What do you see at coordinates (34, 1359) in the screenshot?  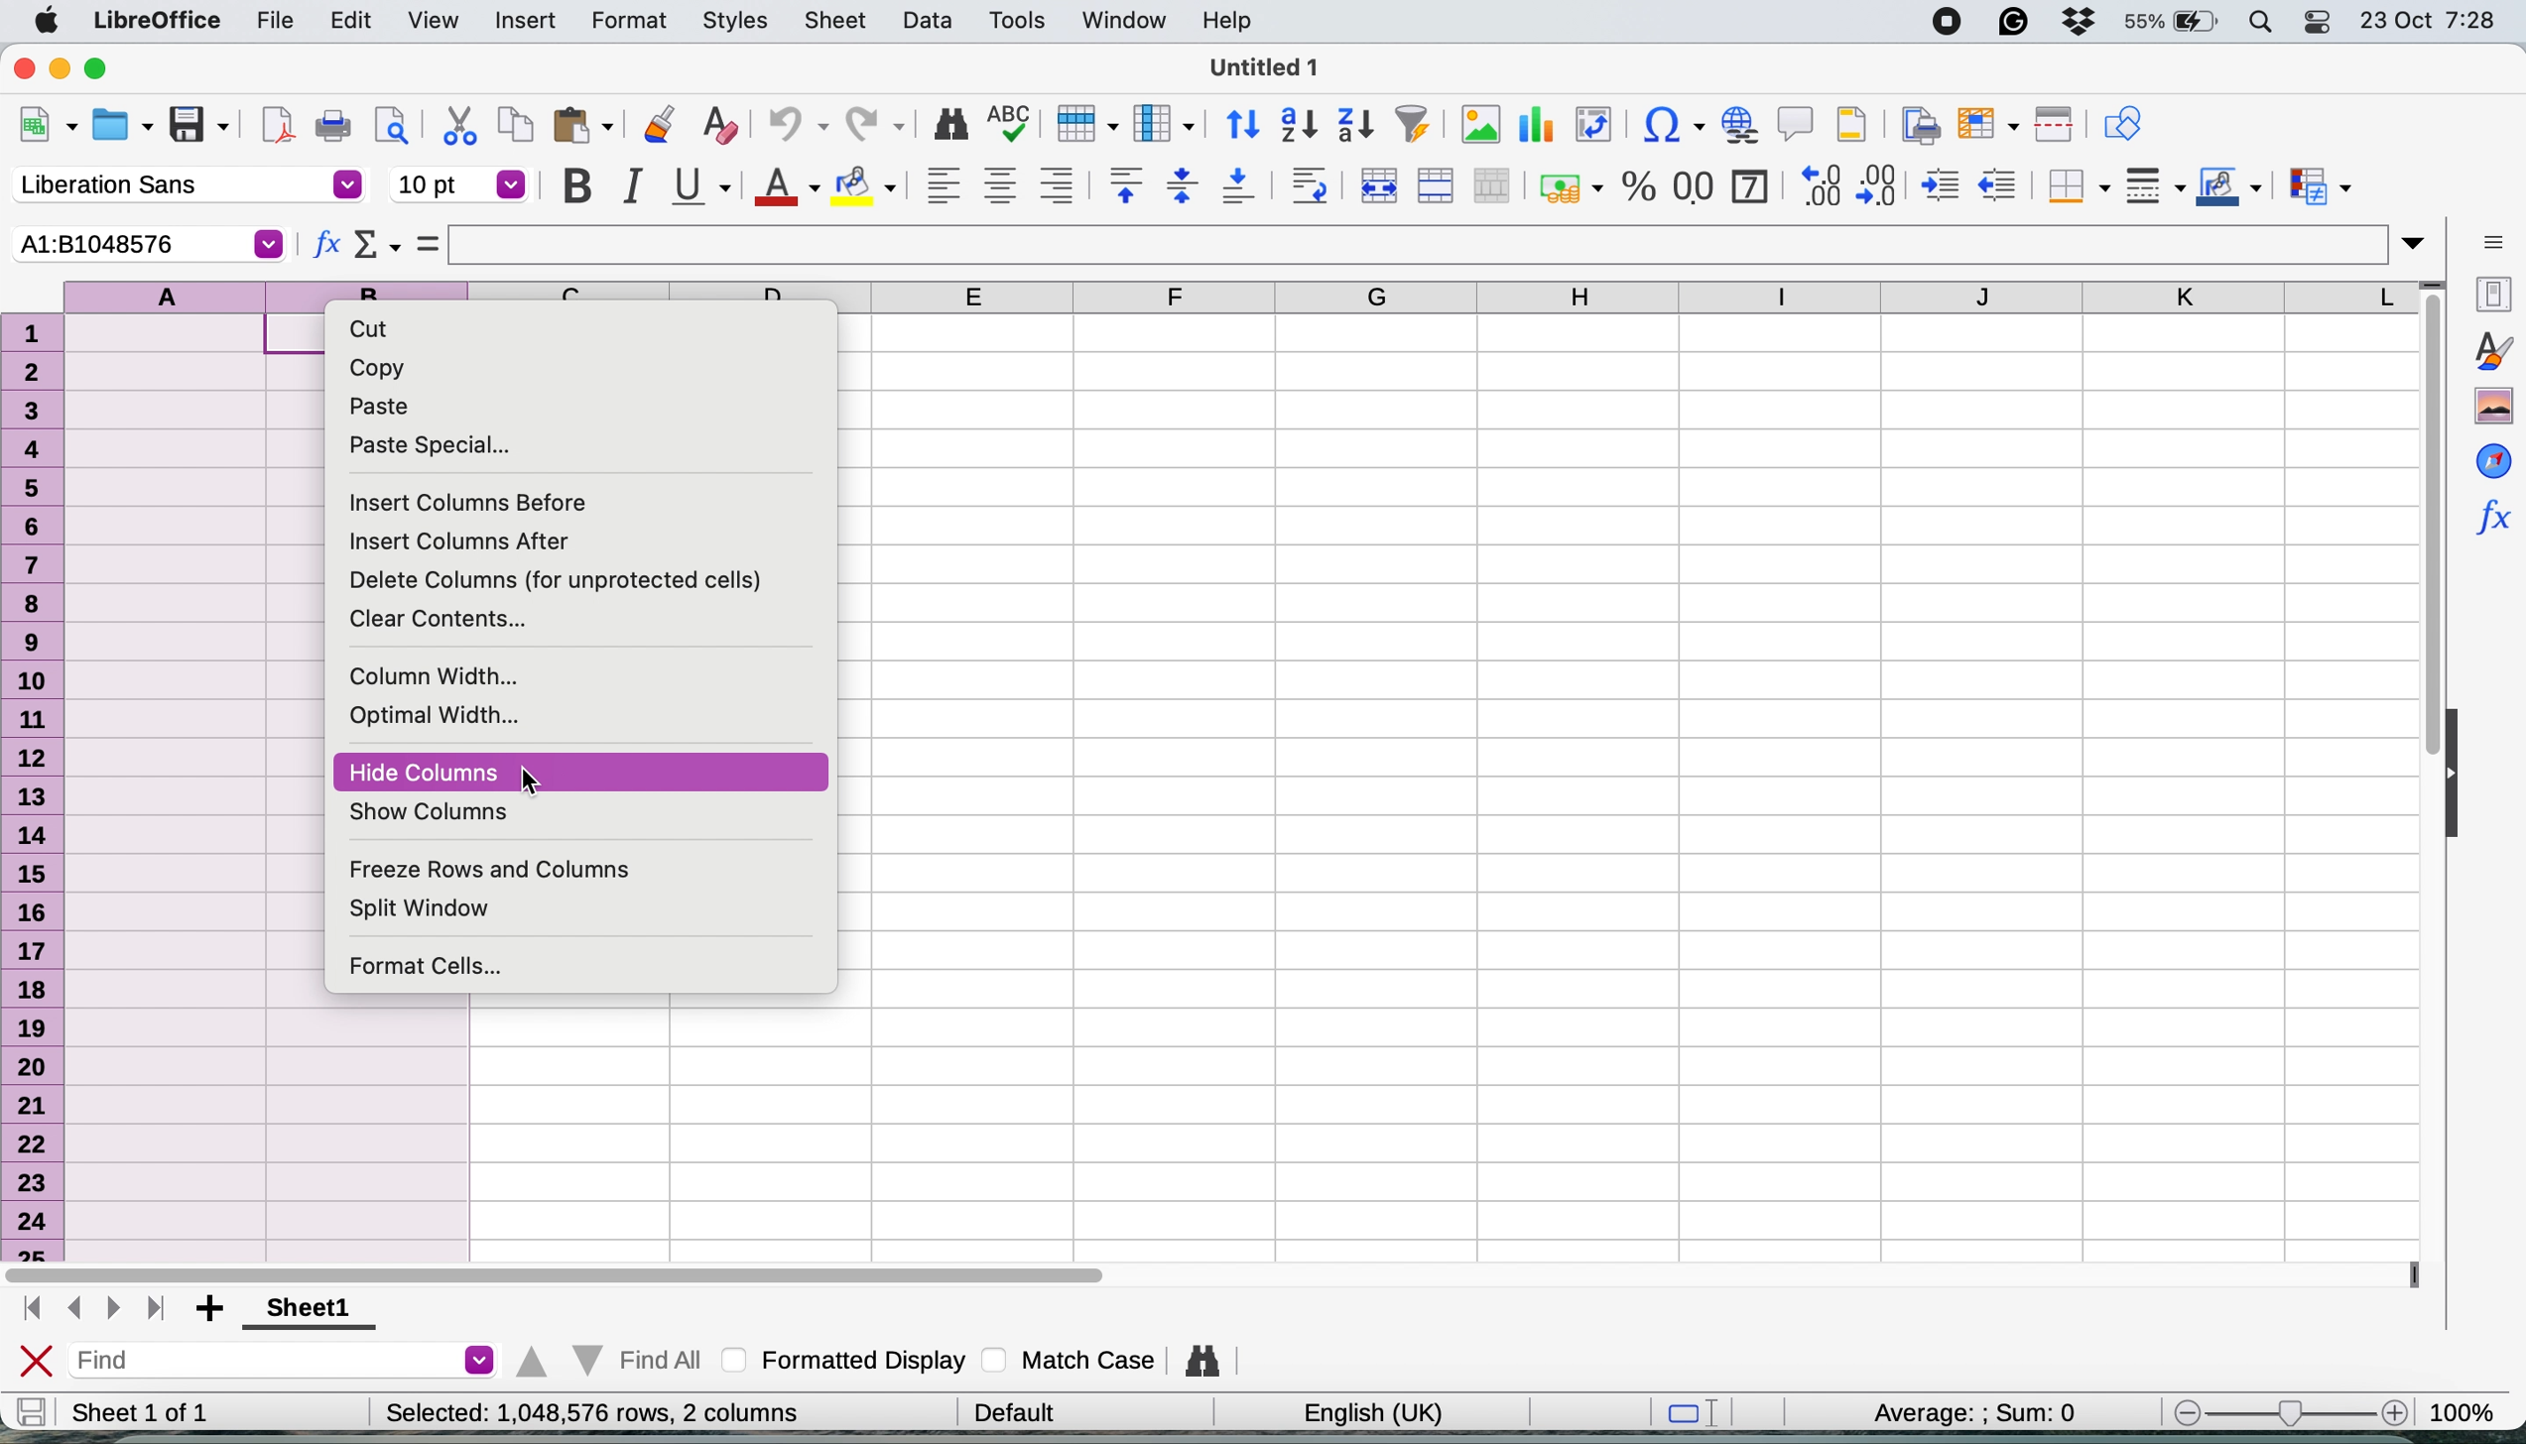 I see `close` at bounding box center [34, 1359].